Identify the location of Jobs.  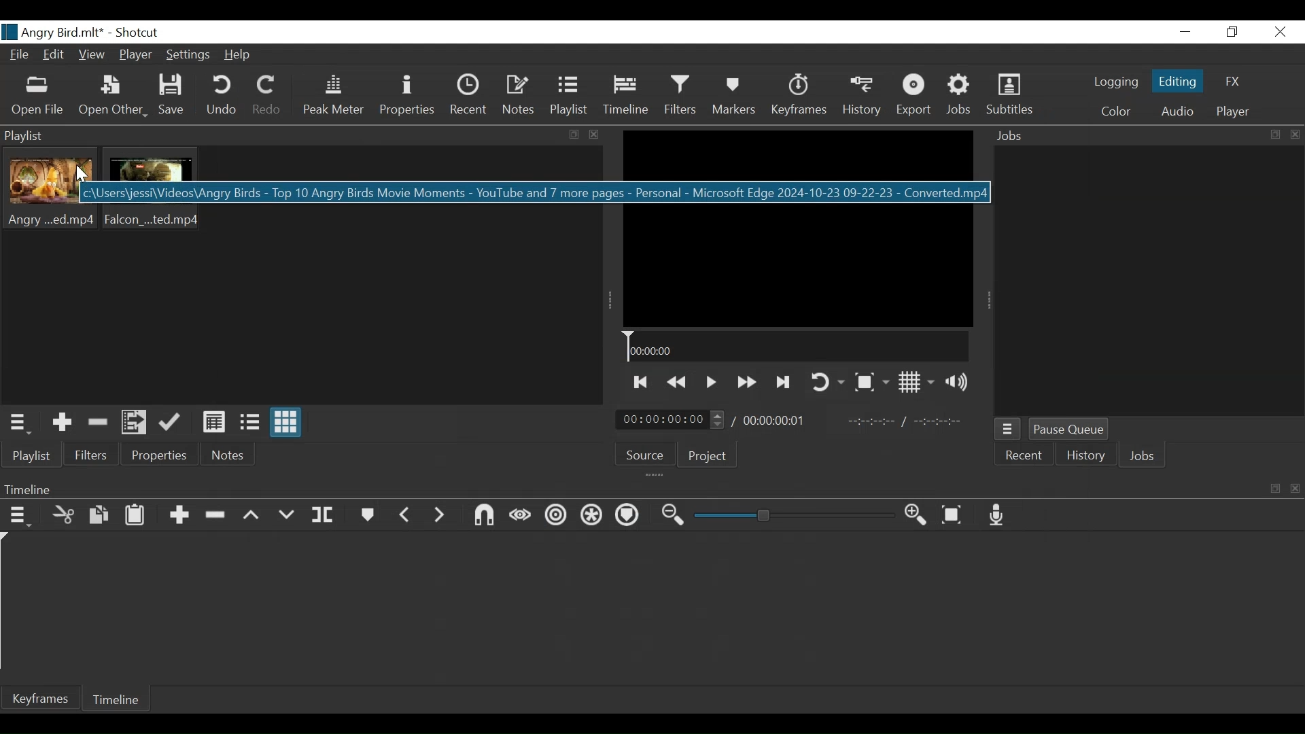
(1140, 455).